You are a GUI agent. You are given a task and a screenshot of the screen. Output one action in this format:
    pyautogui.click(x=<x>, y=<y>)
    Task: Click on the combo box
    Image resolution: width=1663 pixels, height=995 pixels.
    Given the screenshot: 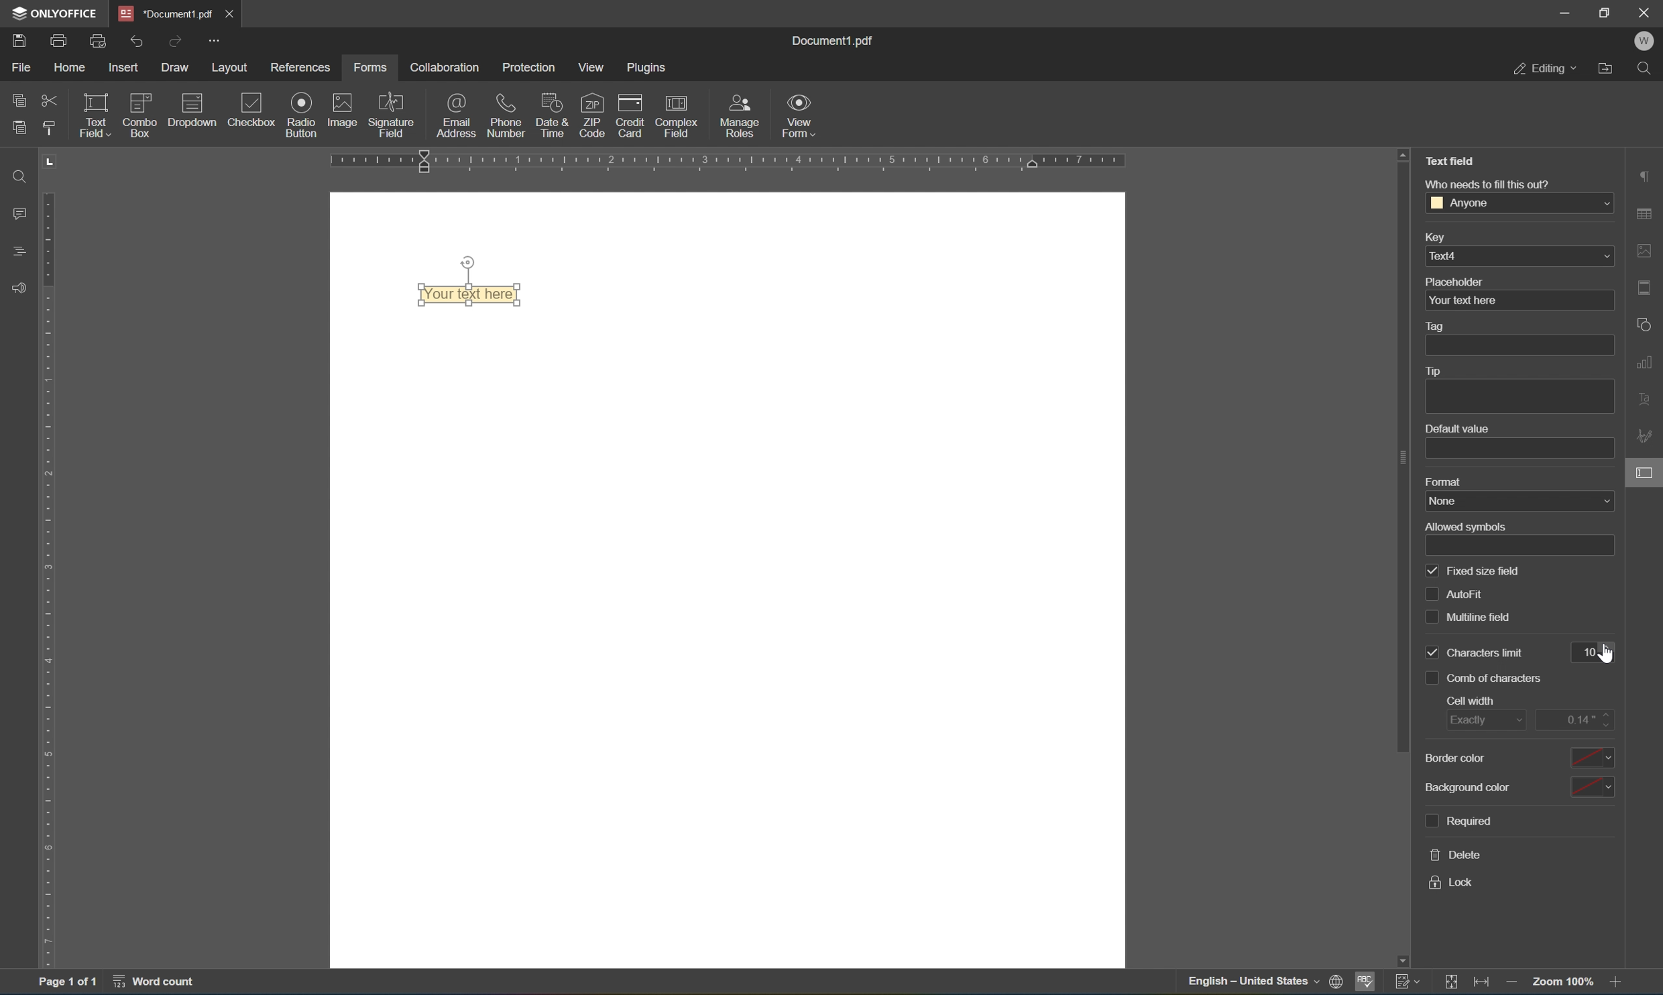 What is the action you would take?
    pyautogui.click(x=144, y=107)
    